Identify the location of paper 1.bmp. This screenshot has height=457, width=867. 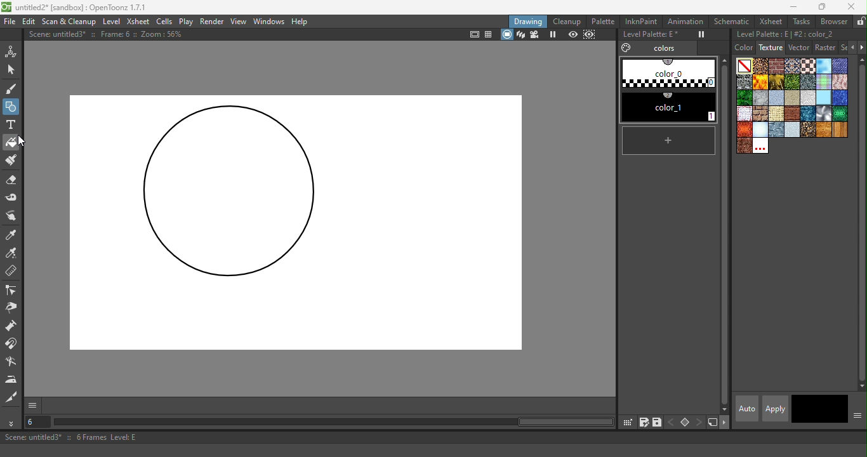
(778, 98).